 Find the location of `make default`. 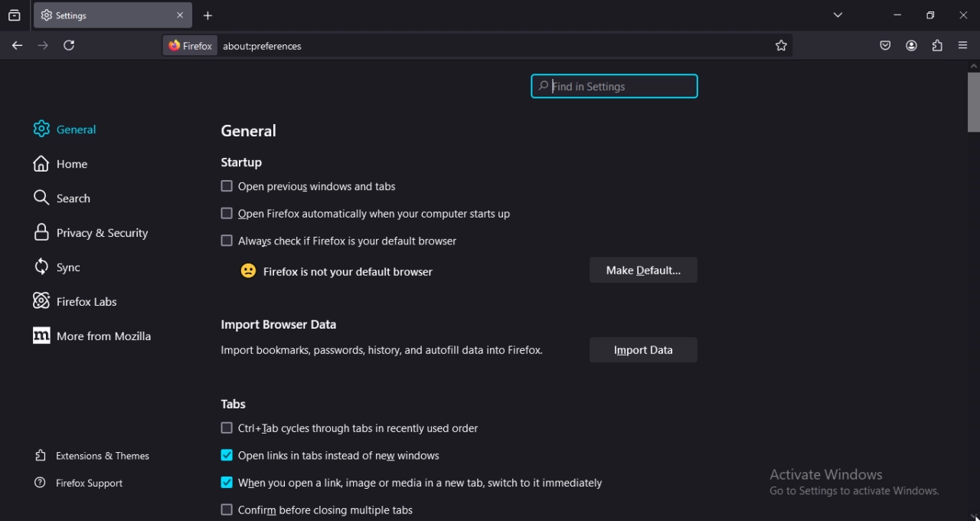

make default is located at coordinates (643, 270).